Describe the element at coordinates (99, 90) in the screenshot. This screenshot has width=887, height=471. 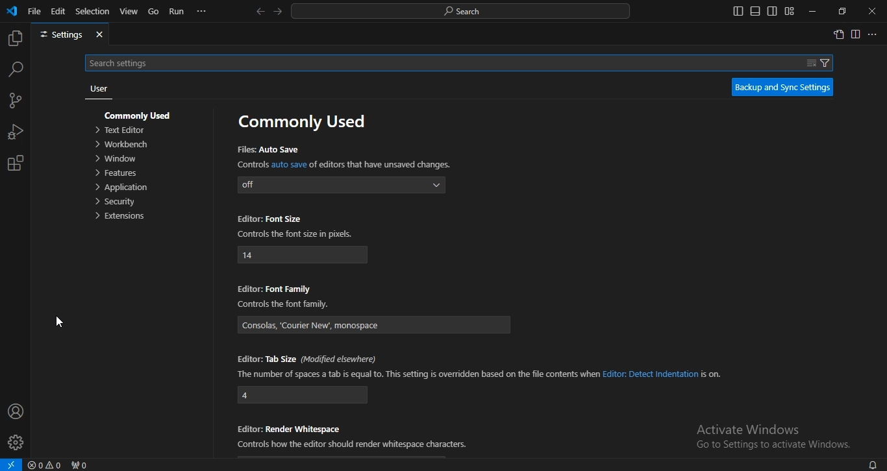
I see `user` at that location.